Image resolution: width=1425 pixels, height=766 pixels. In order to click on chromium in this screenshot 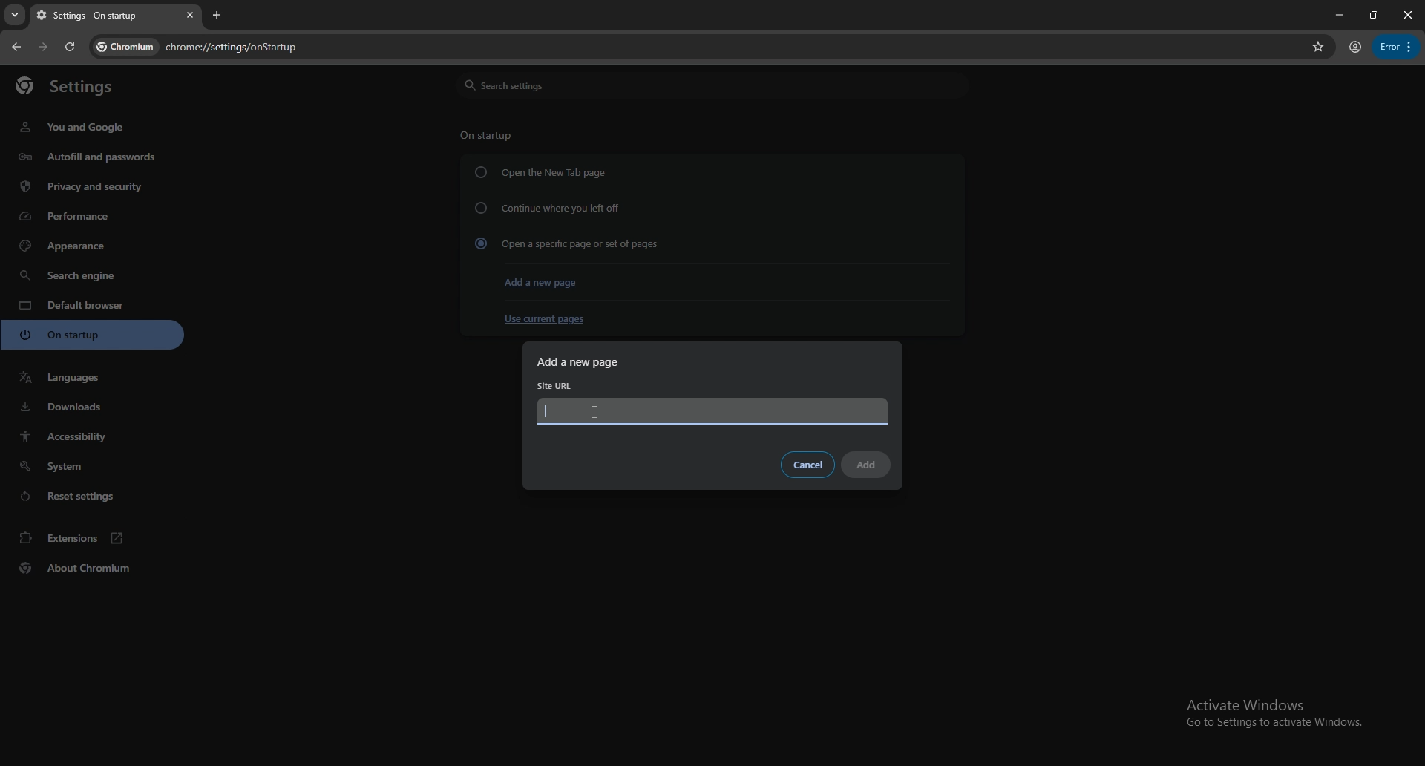, I will do `click(125, 47)`.